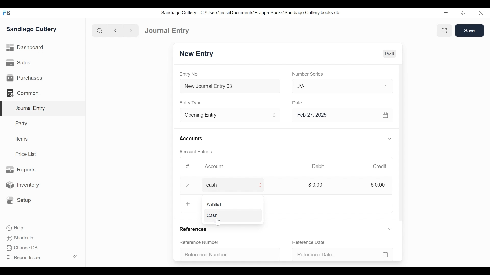 The height and width of the screenshot is (275, 490). I want to click on New Entry, so click(197, 54).